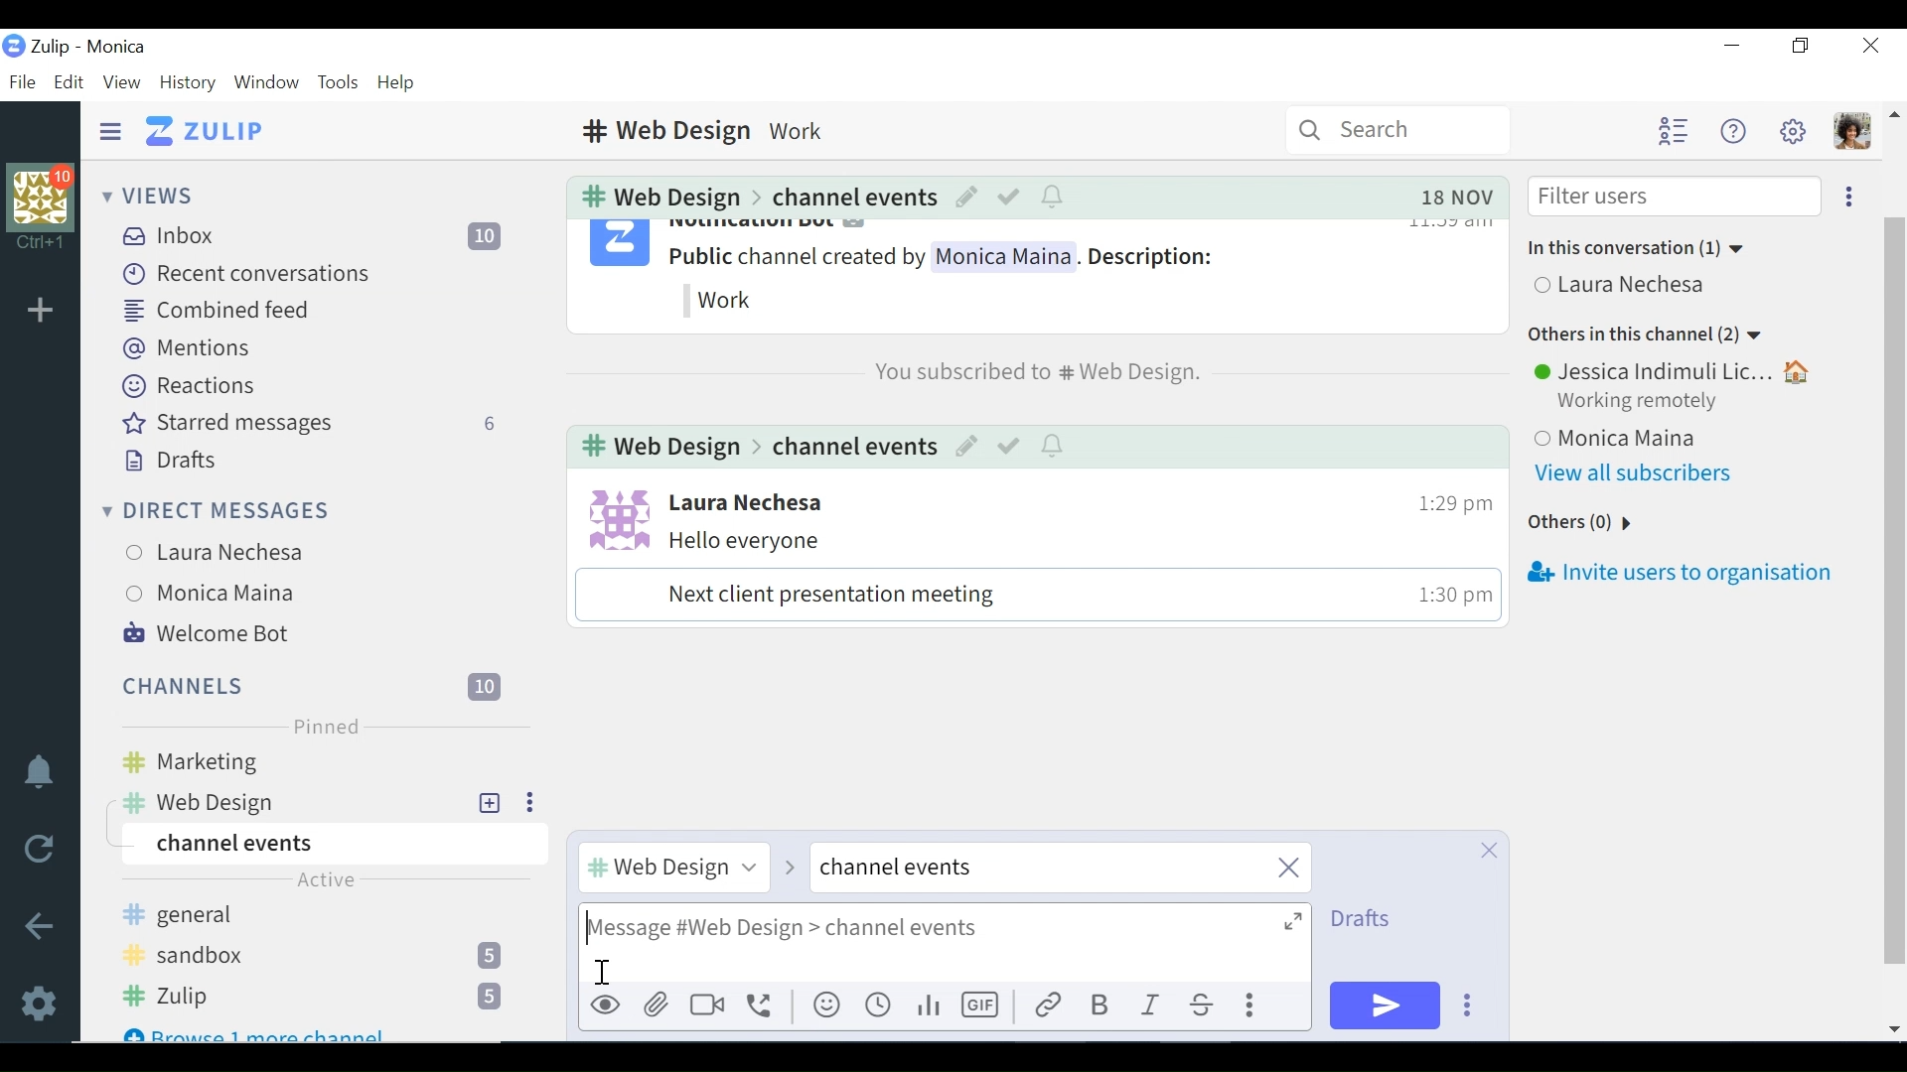 The image size is (1907, 1072). What do you see at coordinates (225, 595) in the screenshot?
I see `User` at bounding box center [225, 595].